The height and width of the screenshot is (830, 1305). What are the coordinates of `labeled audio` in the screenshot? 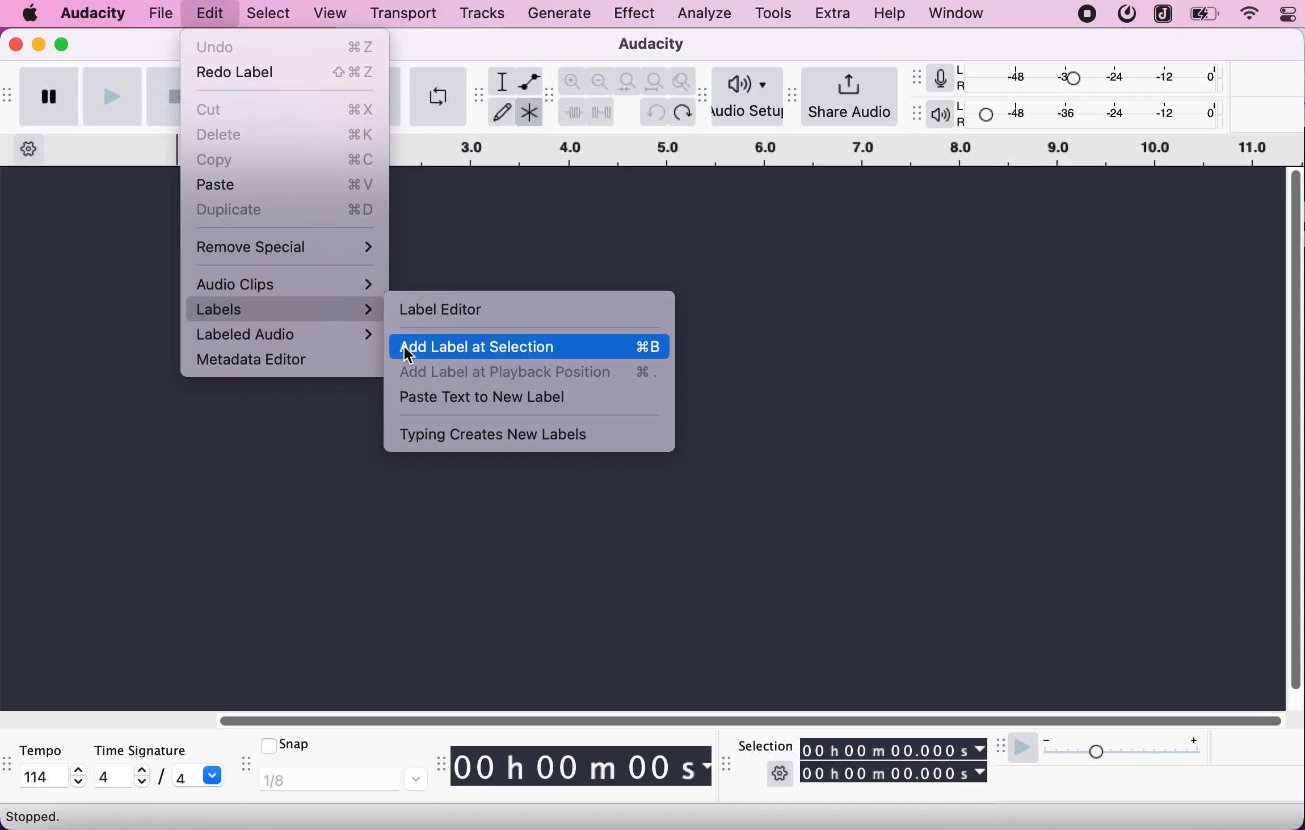 It's located at (285, 336).